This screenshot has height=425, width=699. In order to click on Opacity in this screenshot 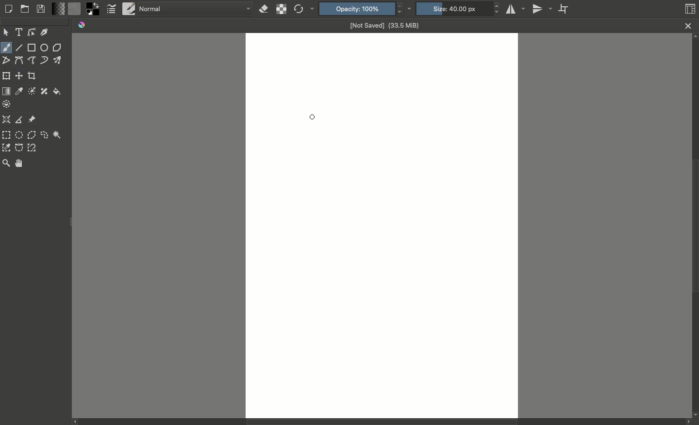, I will do `click(367, 9)`.